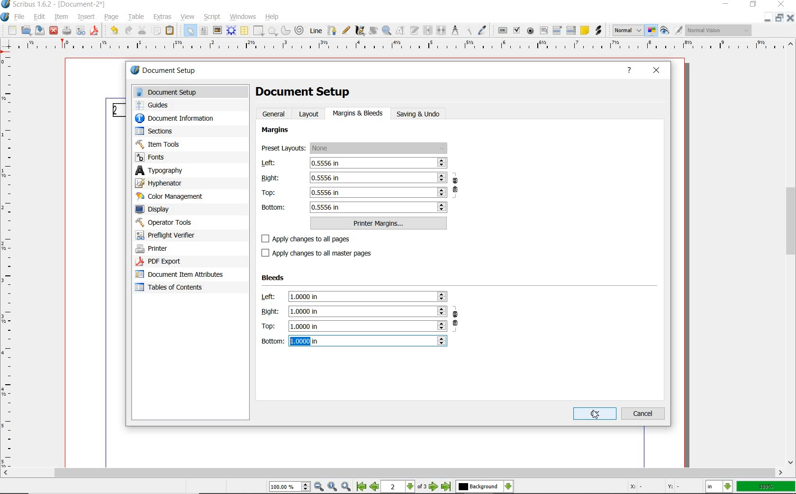 This screenshot has height=494, width=796. What do you see at coordinates (317, 30) in the screenshot?
I see `line` at bounding box center [317, 30].